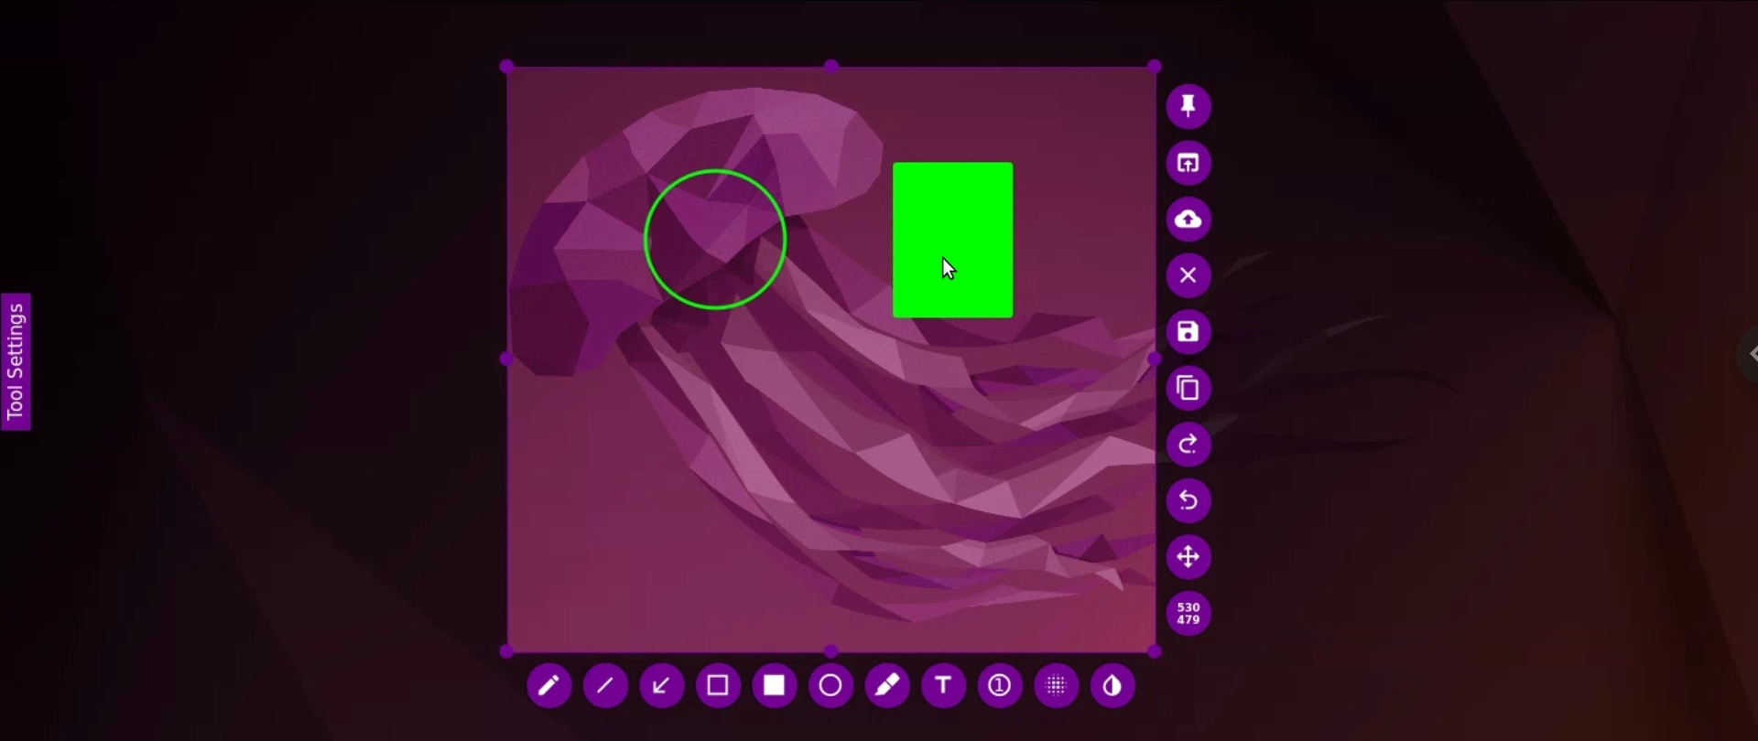  I want to click on paint tool, so click(1115, 684).